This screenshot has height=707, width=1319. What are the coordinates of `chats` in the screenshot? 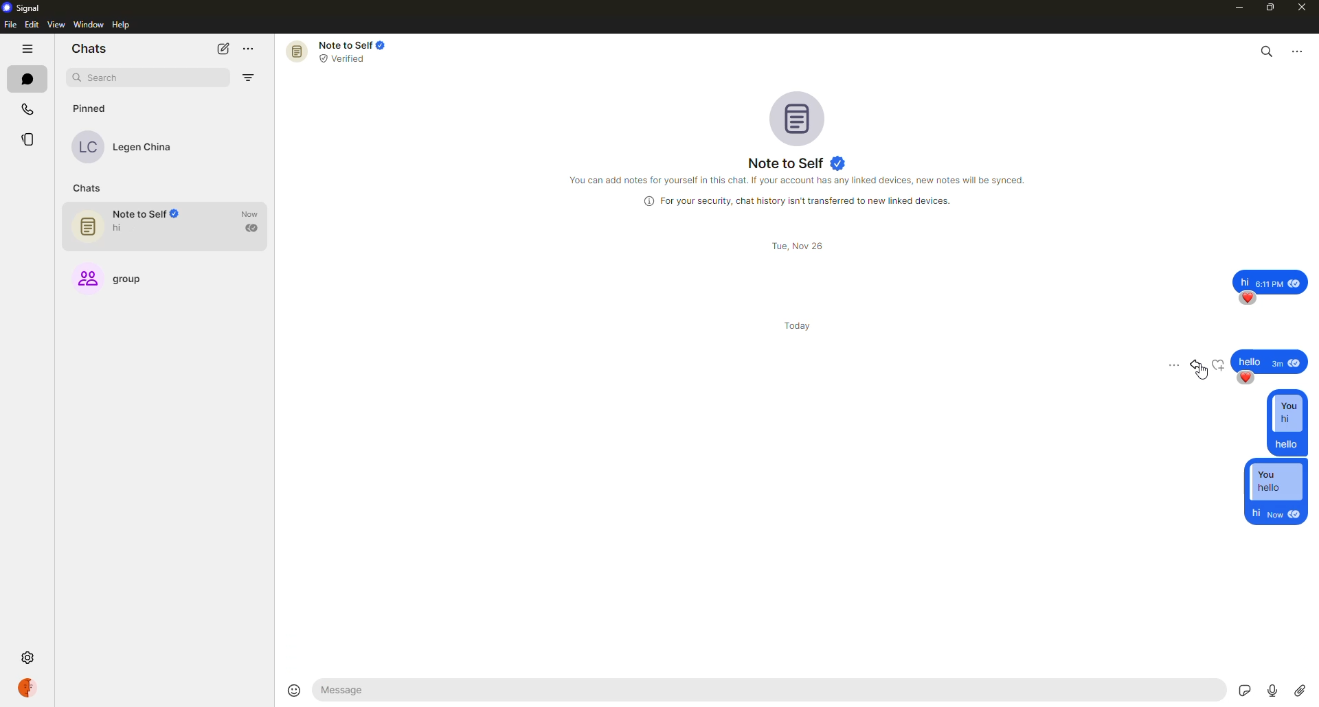 It's located at (27, 79).